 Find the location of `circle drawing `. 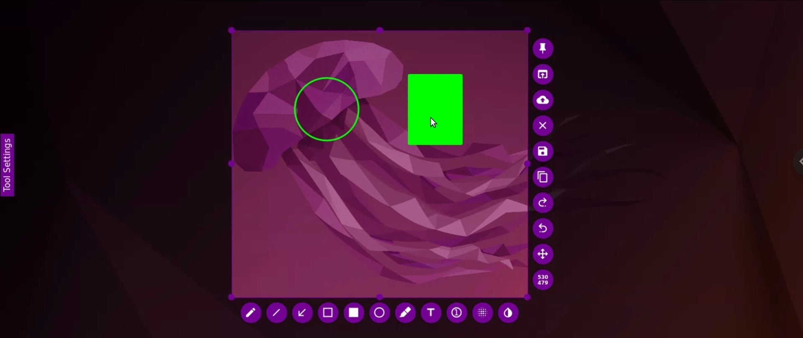

circle drawing  is located at coordinates (327, 109).